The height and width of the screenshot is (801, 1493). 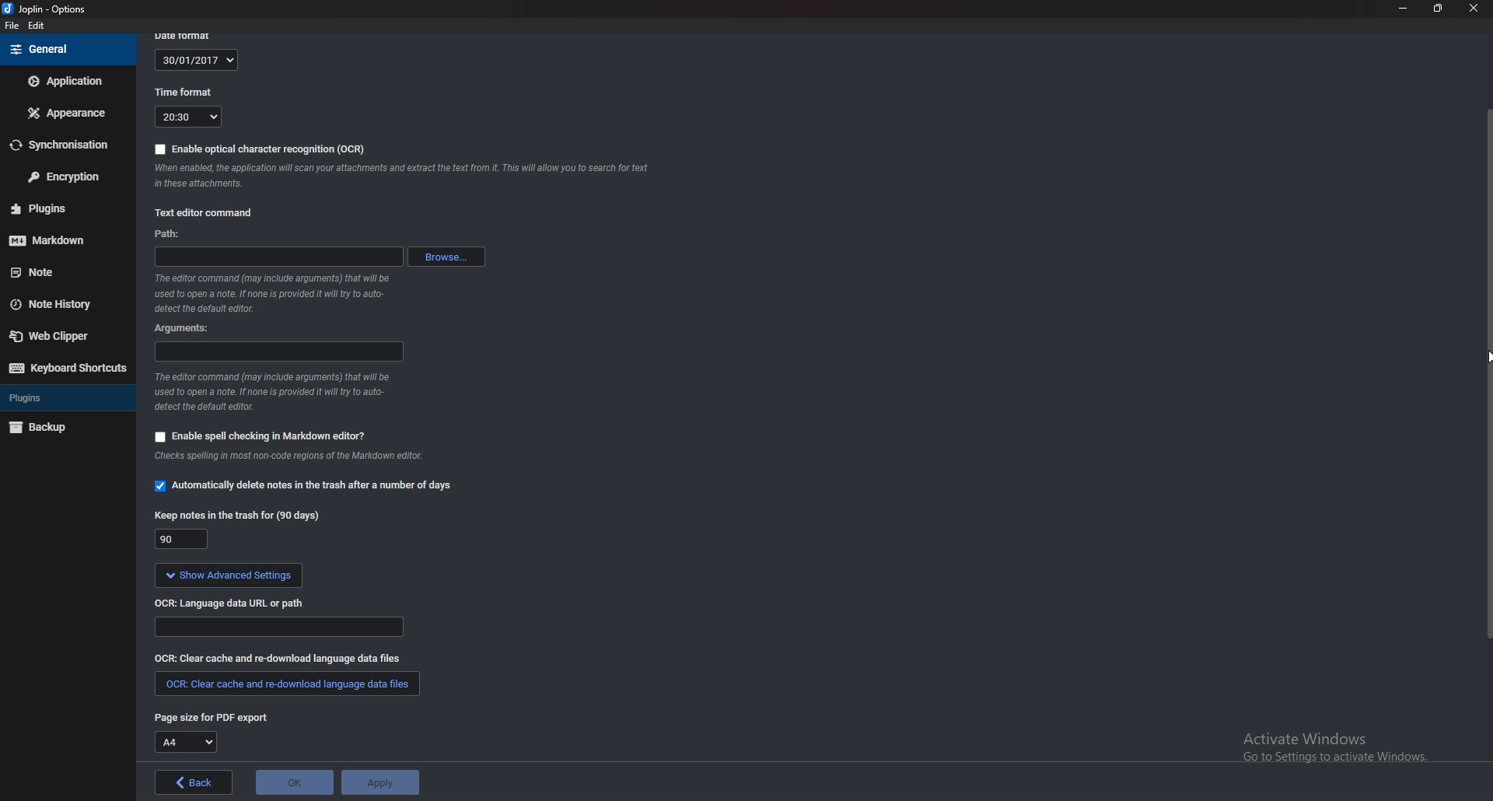 I want to click on Info on editor command, so click(x=277, y=293).